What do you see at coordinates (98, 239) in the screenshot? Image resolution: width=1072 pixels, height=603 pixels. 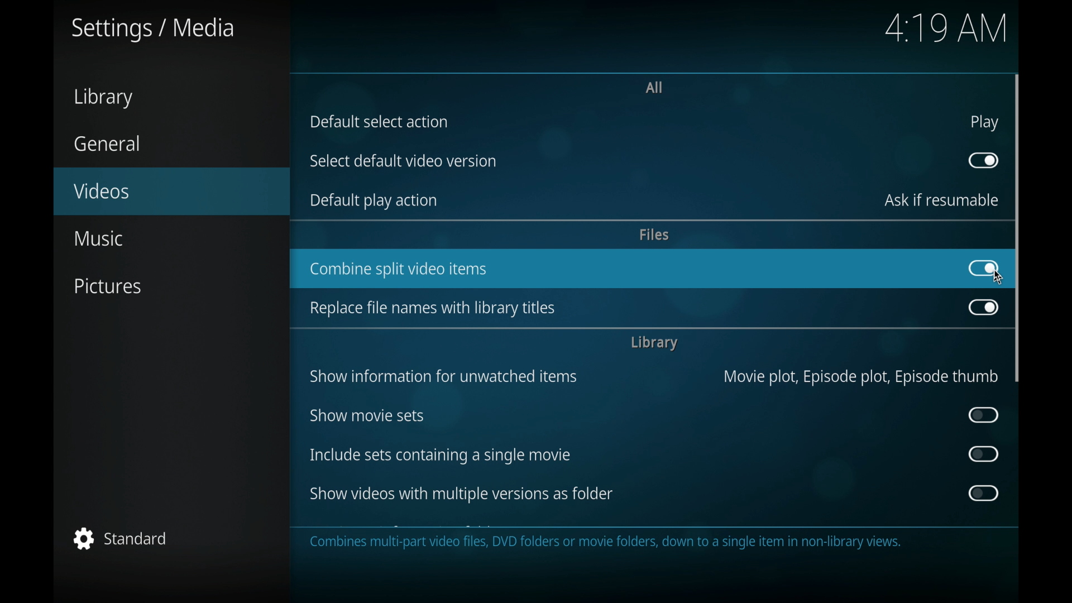 I see `music` at bounding box center [98, 239].